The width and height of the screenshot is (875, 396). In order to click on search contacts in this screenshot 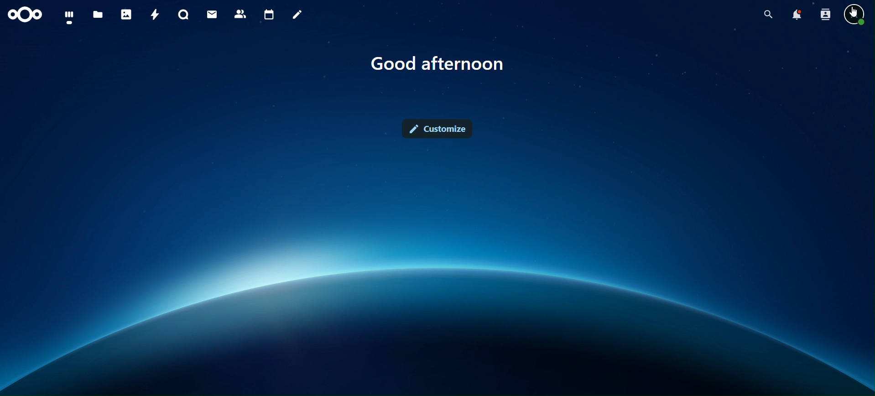, I will do `click(823, 14)`.